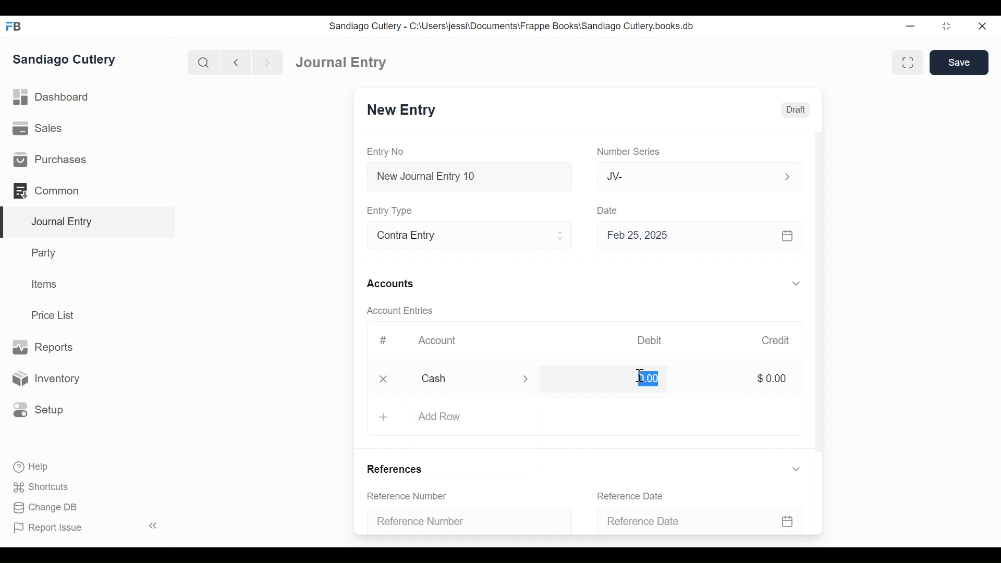  What do you see at coordinates (464, 520) in the screenshot?
I see `Reference Number` at bounding box center [464, 520].